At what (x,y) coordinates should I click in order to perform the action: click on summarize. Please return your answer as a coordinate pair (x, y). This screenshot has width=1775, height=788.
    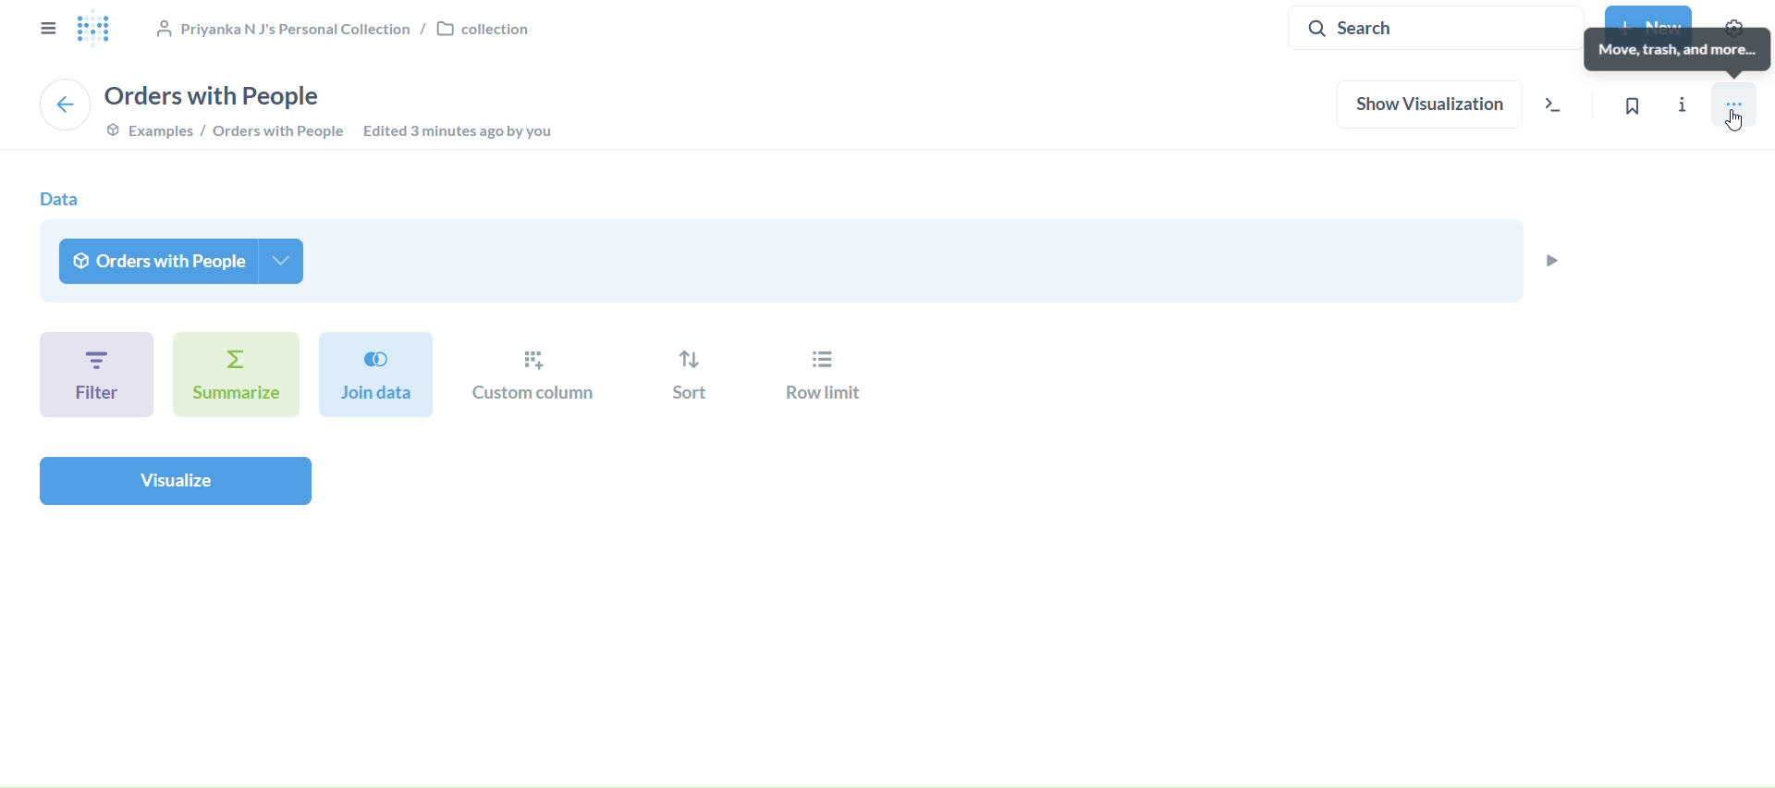
    Looking at the image, I should click on (231, 374).